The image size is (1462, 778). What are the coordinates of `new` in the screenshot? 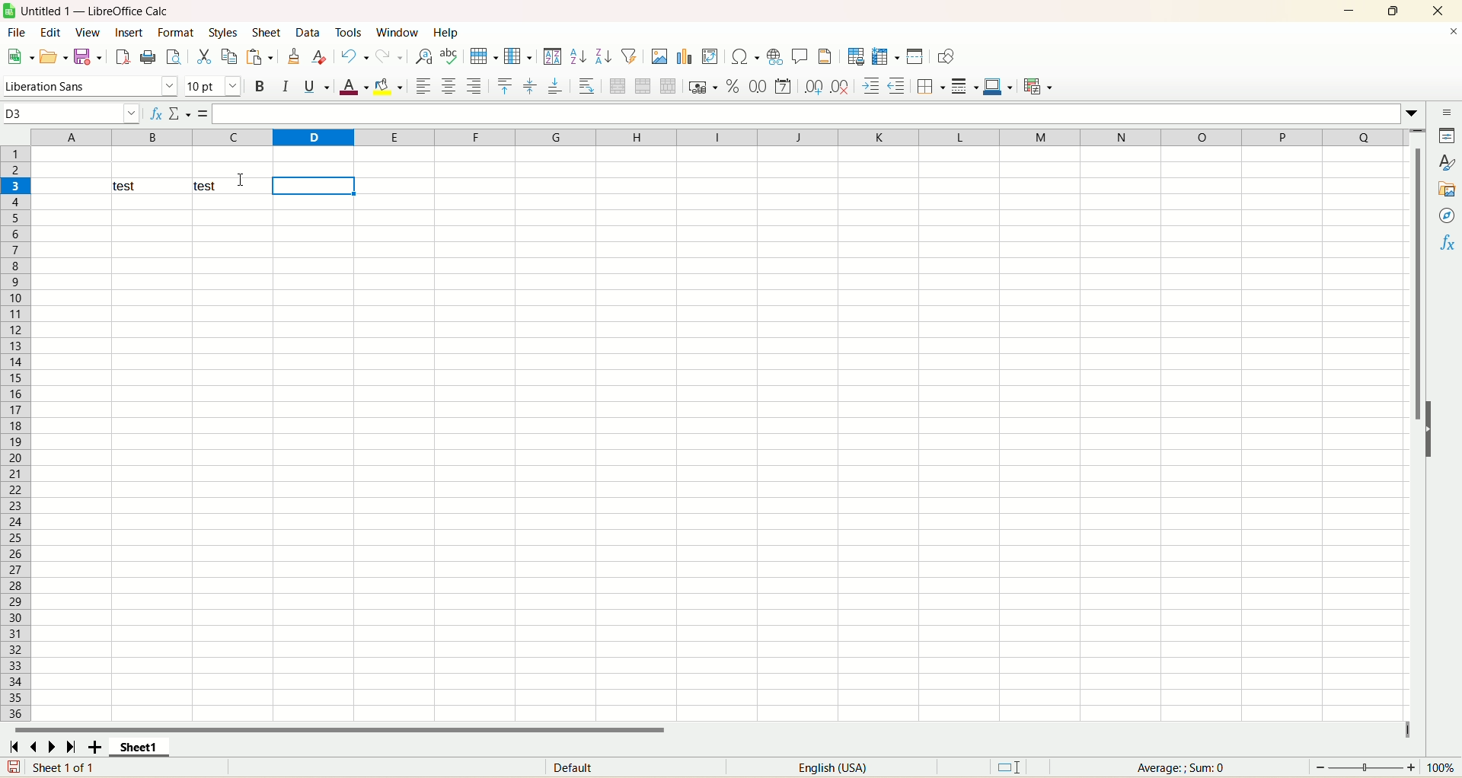 It's located at (20, 56).